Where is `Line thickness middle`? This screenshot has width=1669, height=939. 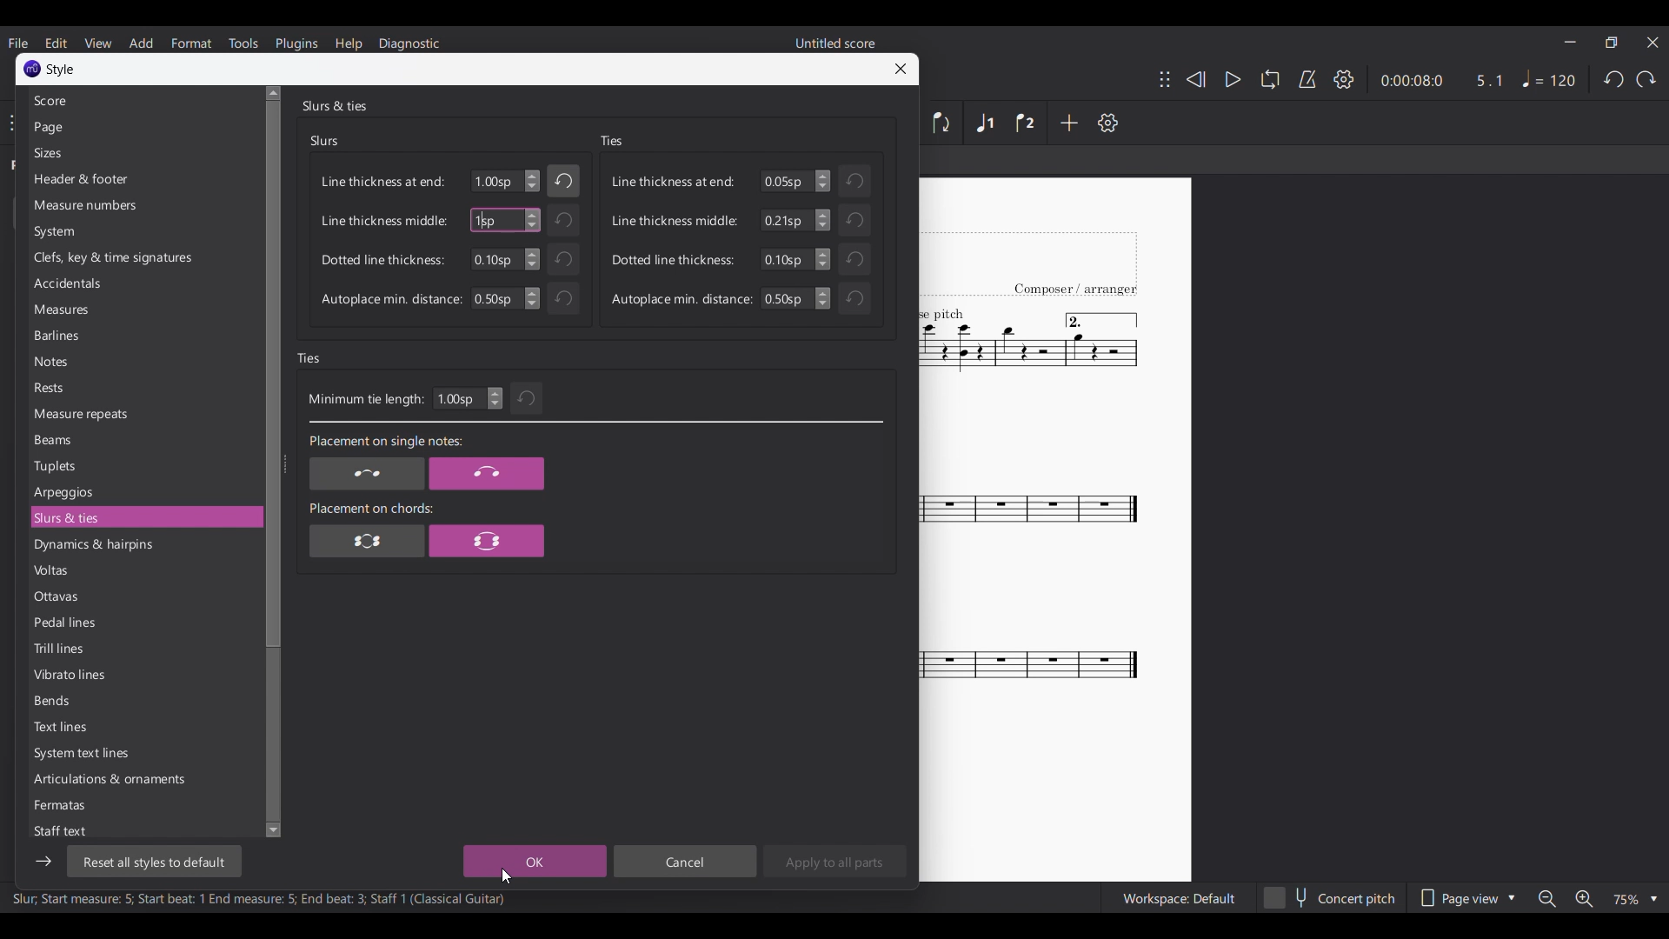
Line thickness middle is located at coordinates (675, 221).